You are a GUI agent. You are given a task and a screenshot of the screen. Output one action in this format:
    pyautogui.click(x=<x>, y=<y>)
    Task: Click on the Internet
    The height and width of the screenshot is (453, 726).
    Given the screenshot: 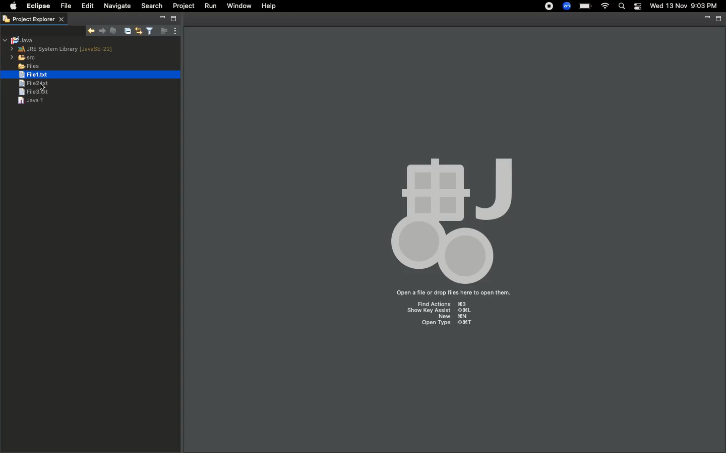 What is the action you would take?
    pyautogui.click(x=606, y=6)
    